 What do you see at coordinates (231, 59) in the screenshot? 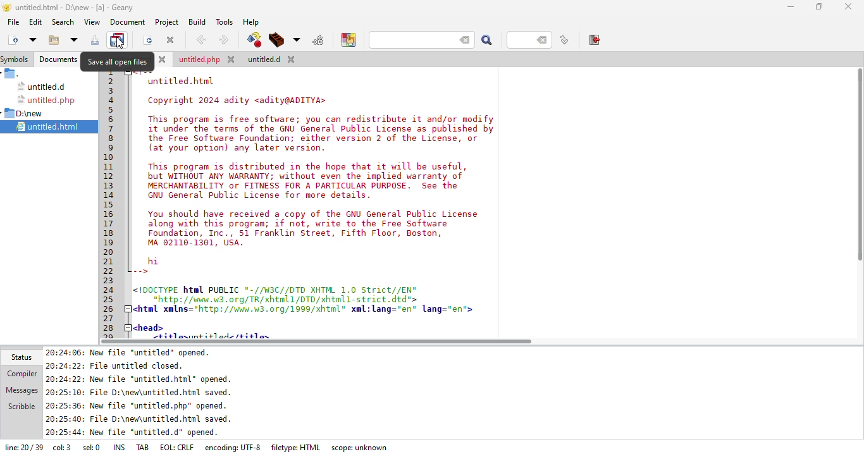
I see `close` at bounding box center [231, 59].